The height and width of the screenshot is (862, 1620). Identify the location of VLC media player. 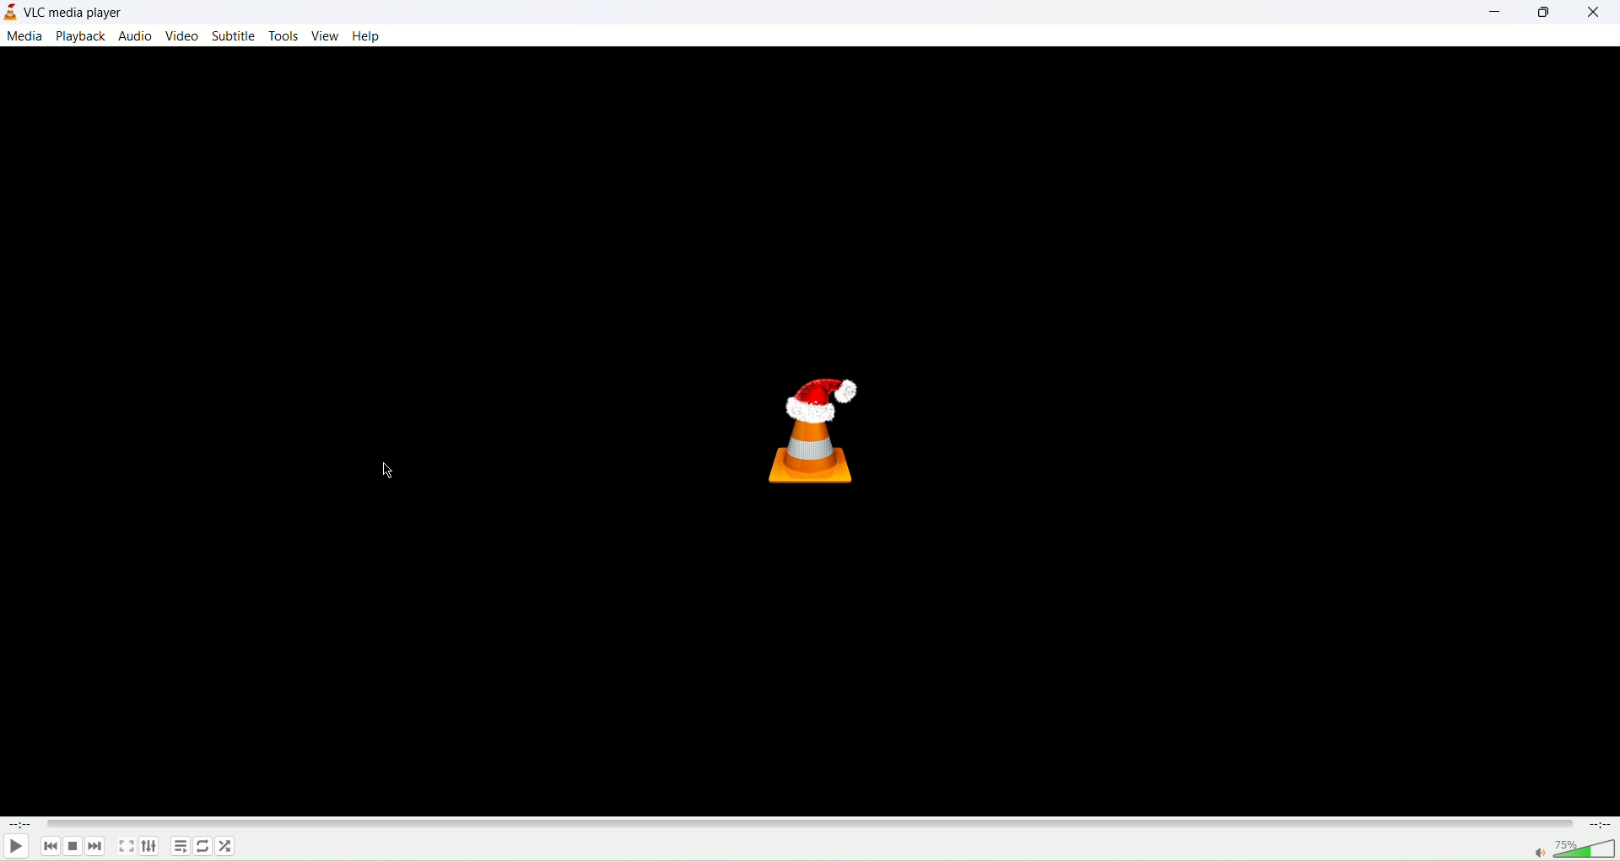
(72, 12).